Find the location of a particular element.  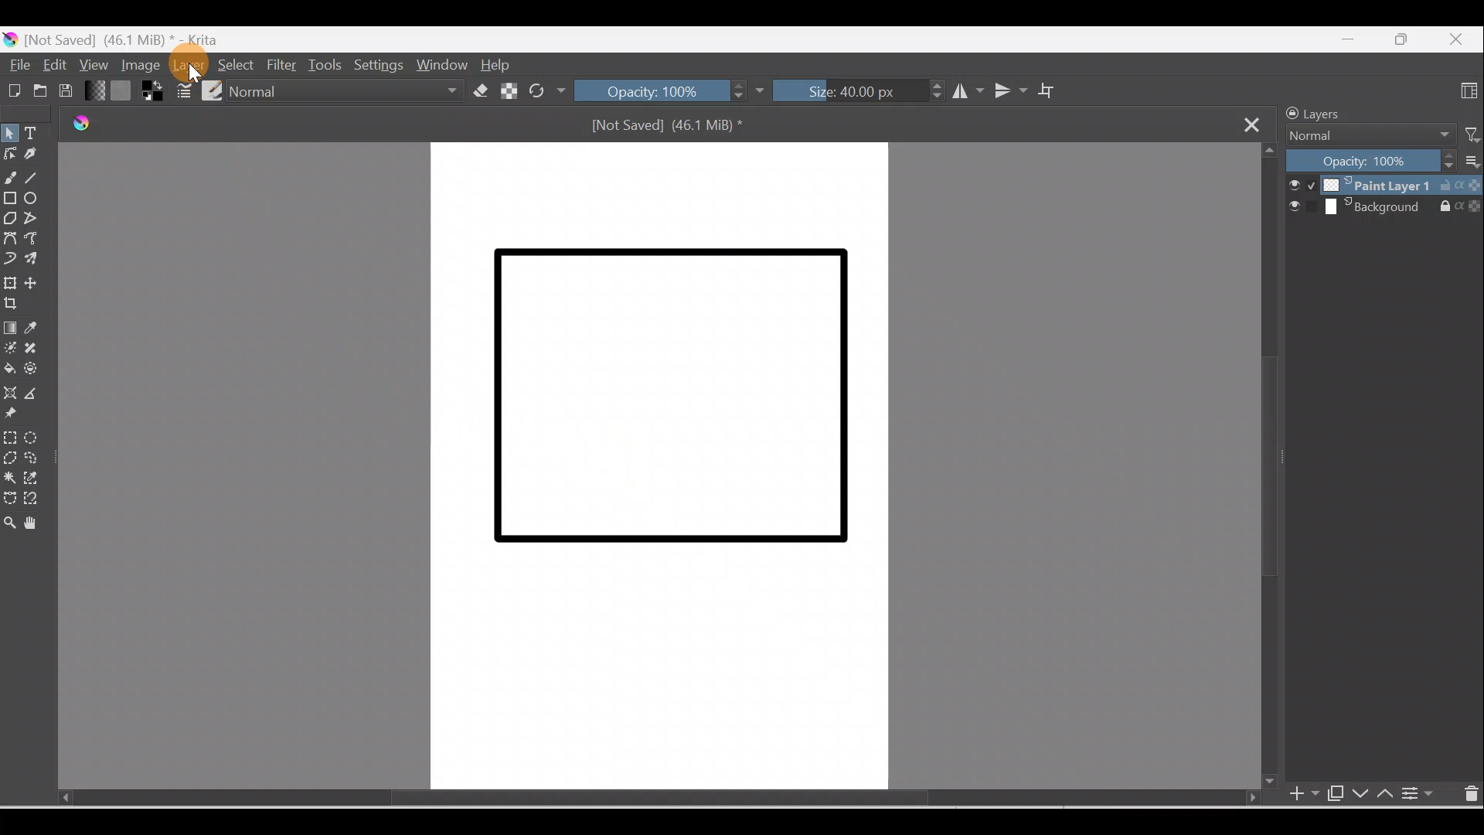

Ellipse tool is located at coordinates (38, 199).